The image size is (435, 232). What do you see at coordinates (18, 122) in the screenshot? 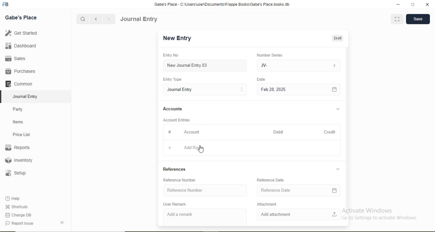
I see `Items` at bounding box center [18, 122].